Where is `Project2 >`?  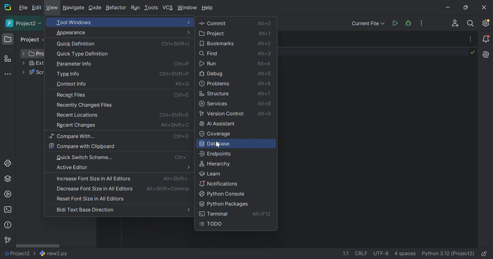
Project2 > is located at coordinates (19, 253).